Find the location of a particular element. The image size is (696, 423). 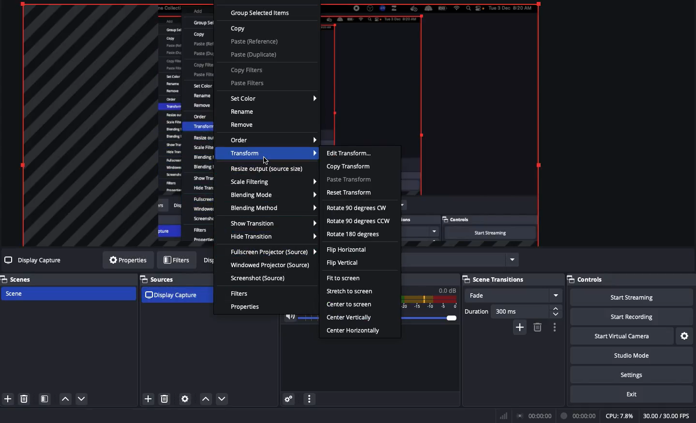

Remove is located at coordinates (243, 125).